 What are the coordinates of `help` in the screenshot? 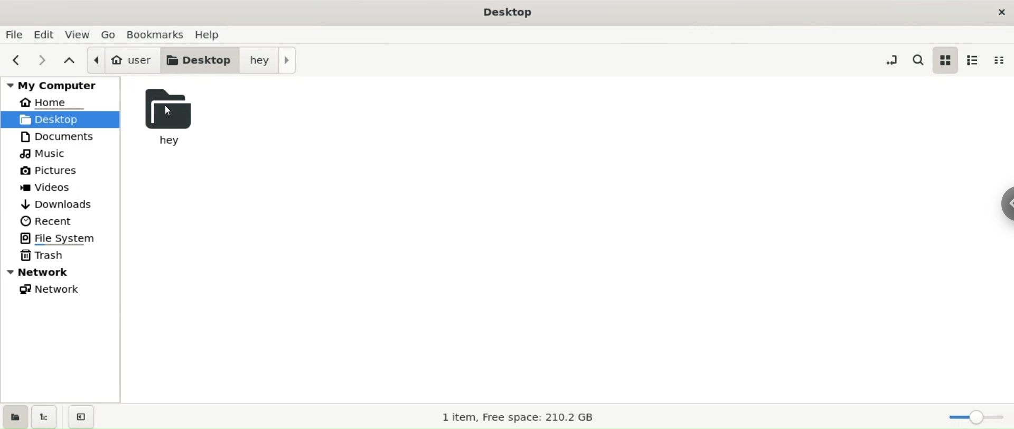 It's located at (210, 35).